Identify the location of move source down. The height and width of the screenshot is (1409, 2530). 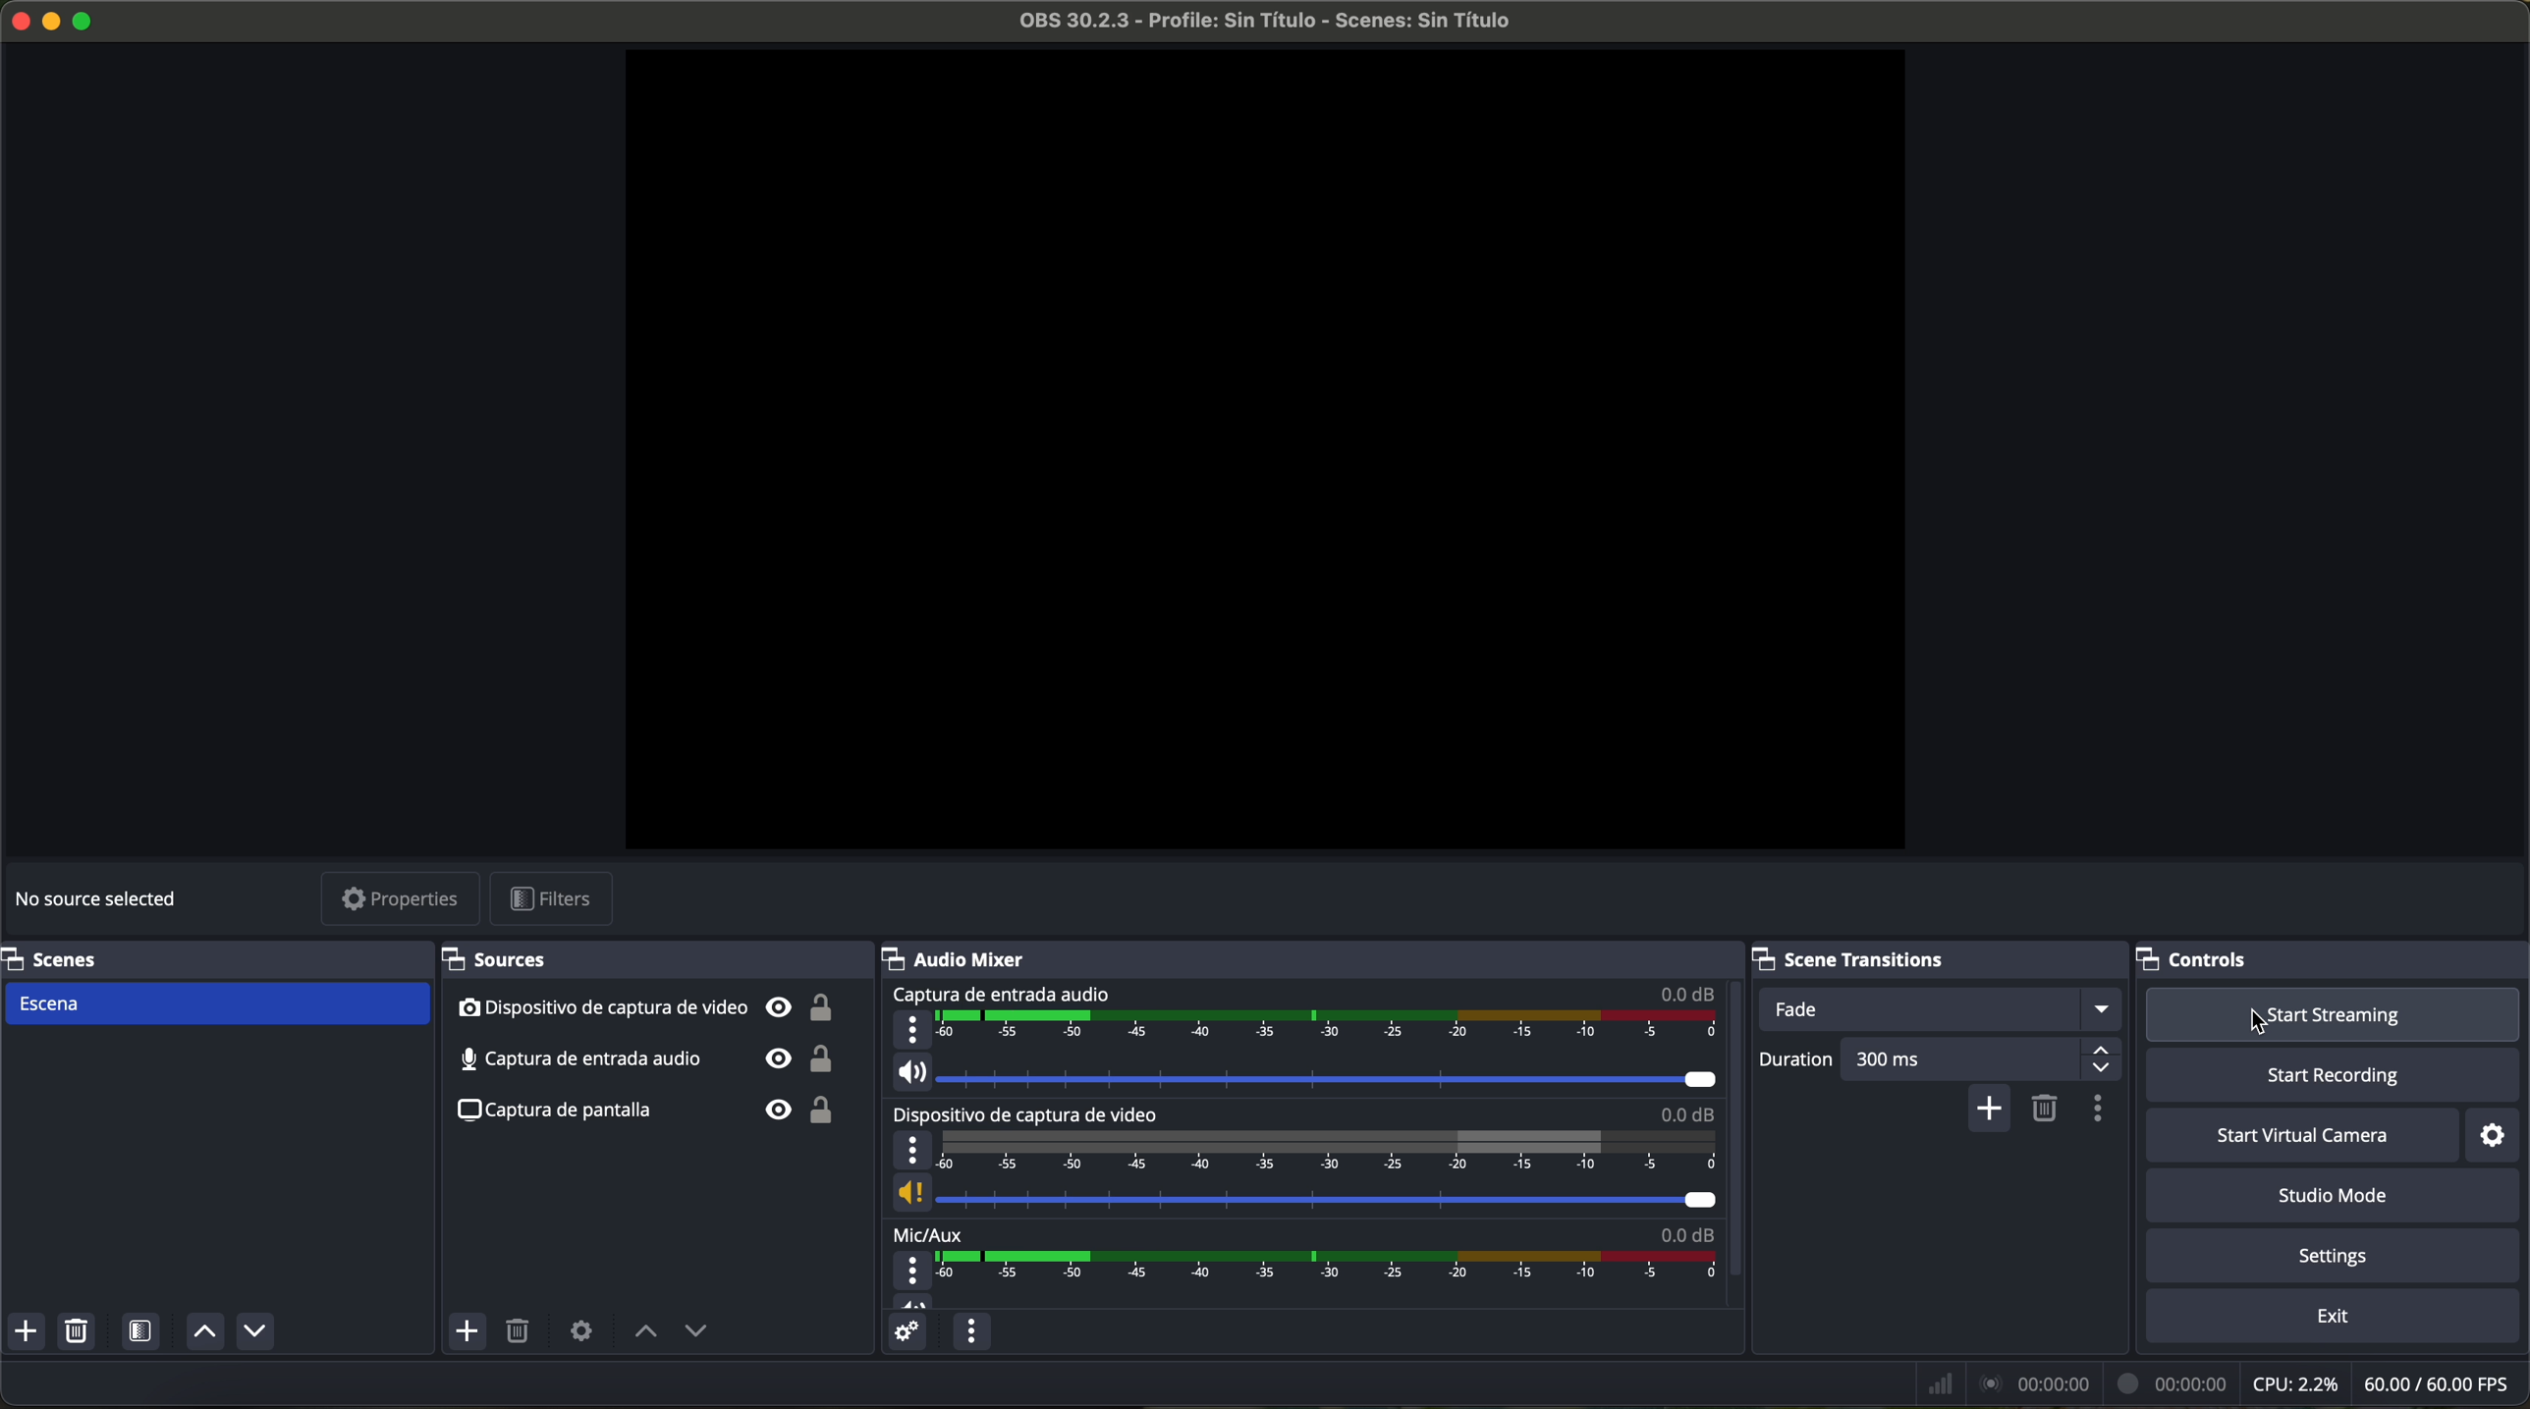
(254, 1330).